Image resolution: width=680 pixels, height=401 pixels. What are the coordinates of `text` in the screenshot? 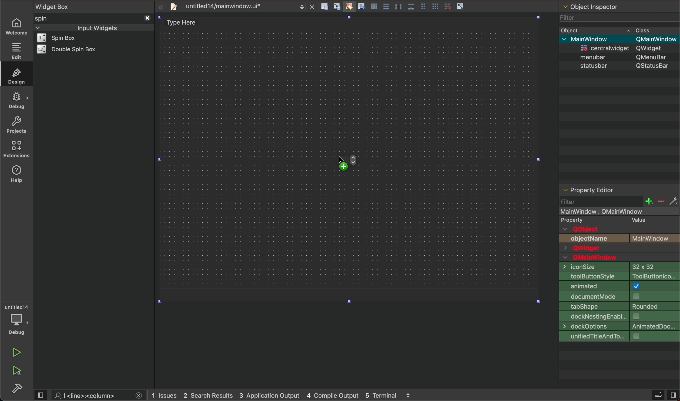 It's located at (584, 229).